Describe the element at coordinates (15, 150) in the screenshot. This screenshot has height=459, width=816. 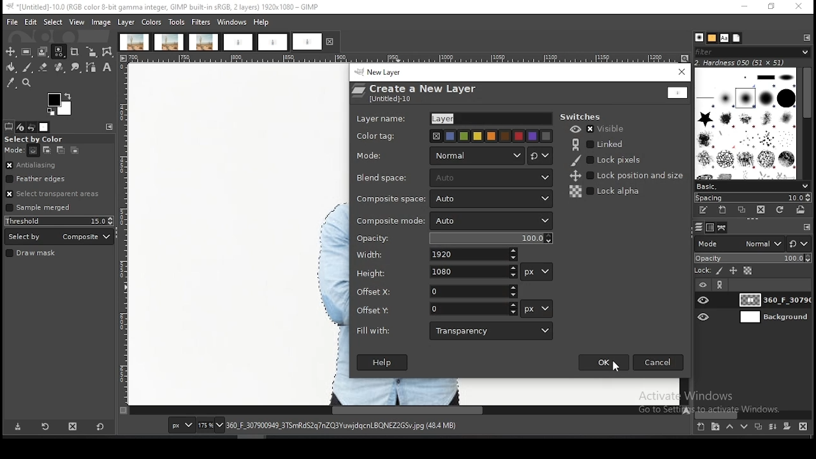
I see `mode:` at that location.